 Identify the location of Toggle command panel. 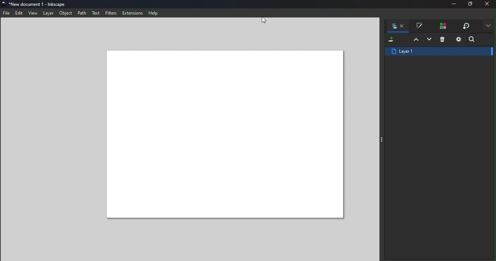
(383, 139).